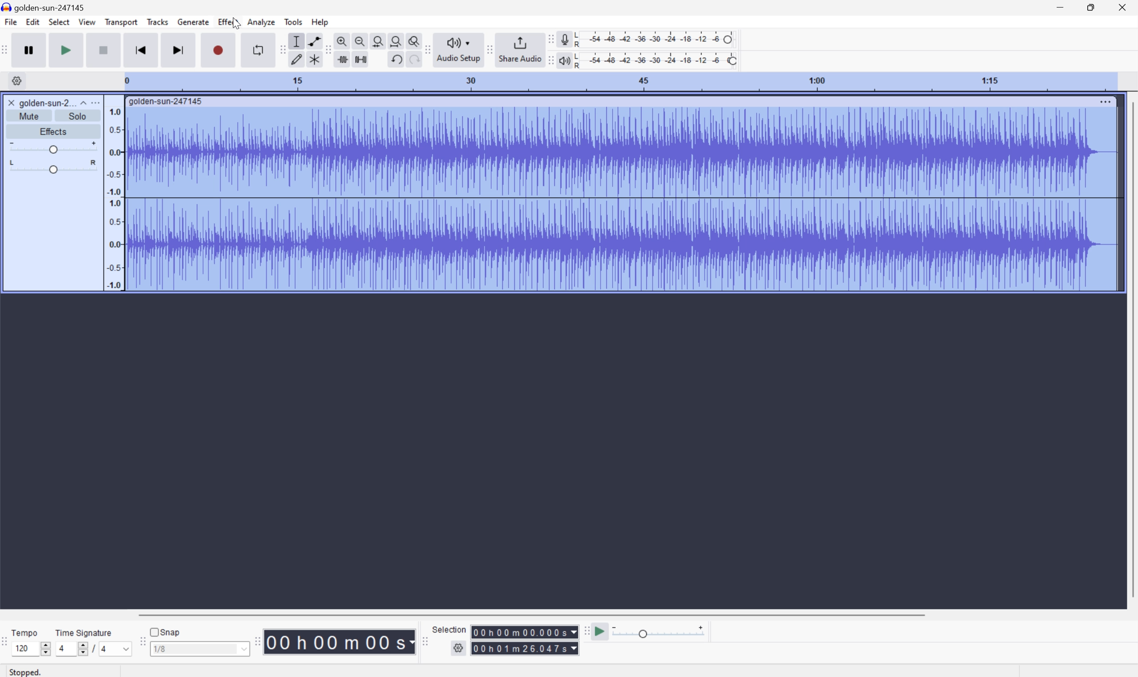 The height and width of the screenshot is (677, 1138). I want to click on Selection, so click(451, 629).